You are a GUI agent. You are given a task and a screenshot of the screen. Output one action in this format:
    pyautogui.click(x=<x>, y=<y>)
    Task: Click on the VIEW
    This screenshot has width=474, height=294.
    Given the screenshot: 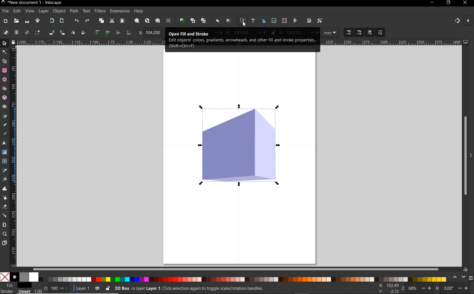 What is the action you would take?
    pyautogui.click(x=29, y=12)
    